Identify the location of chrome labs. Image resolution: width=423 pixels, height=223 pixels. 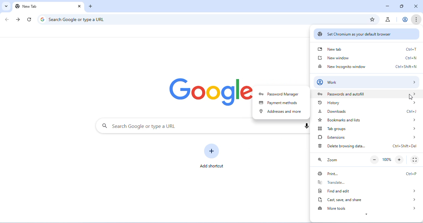
(388, 19).